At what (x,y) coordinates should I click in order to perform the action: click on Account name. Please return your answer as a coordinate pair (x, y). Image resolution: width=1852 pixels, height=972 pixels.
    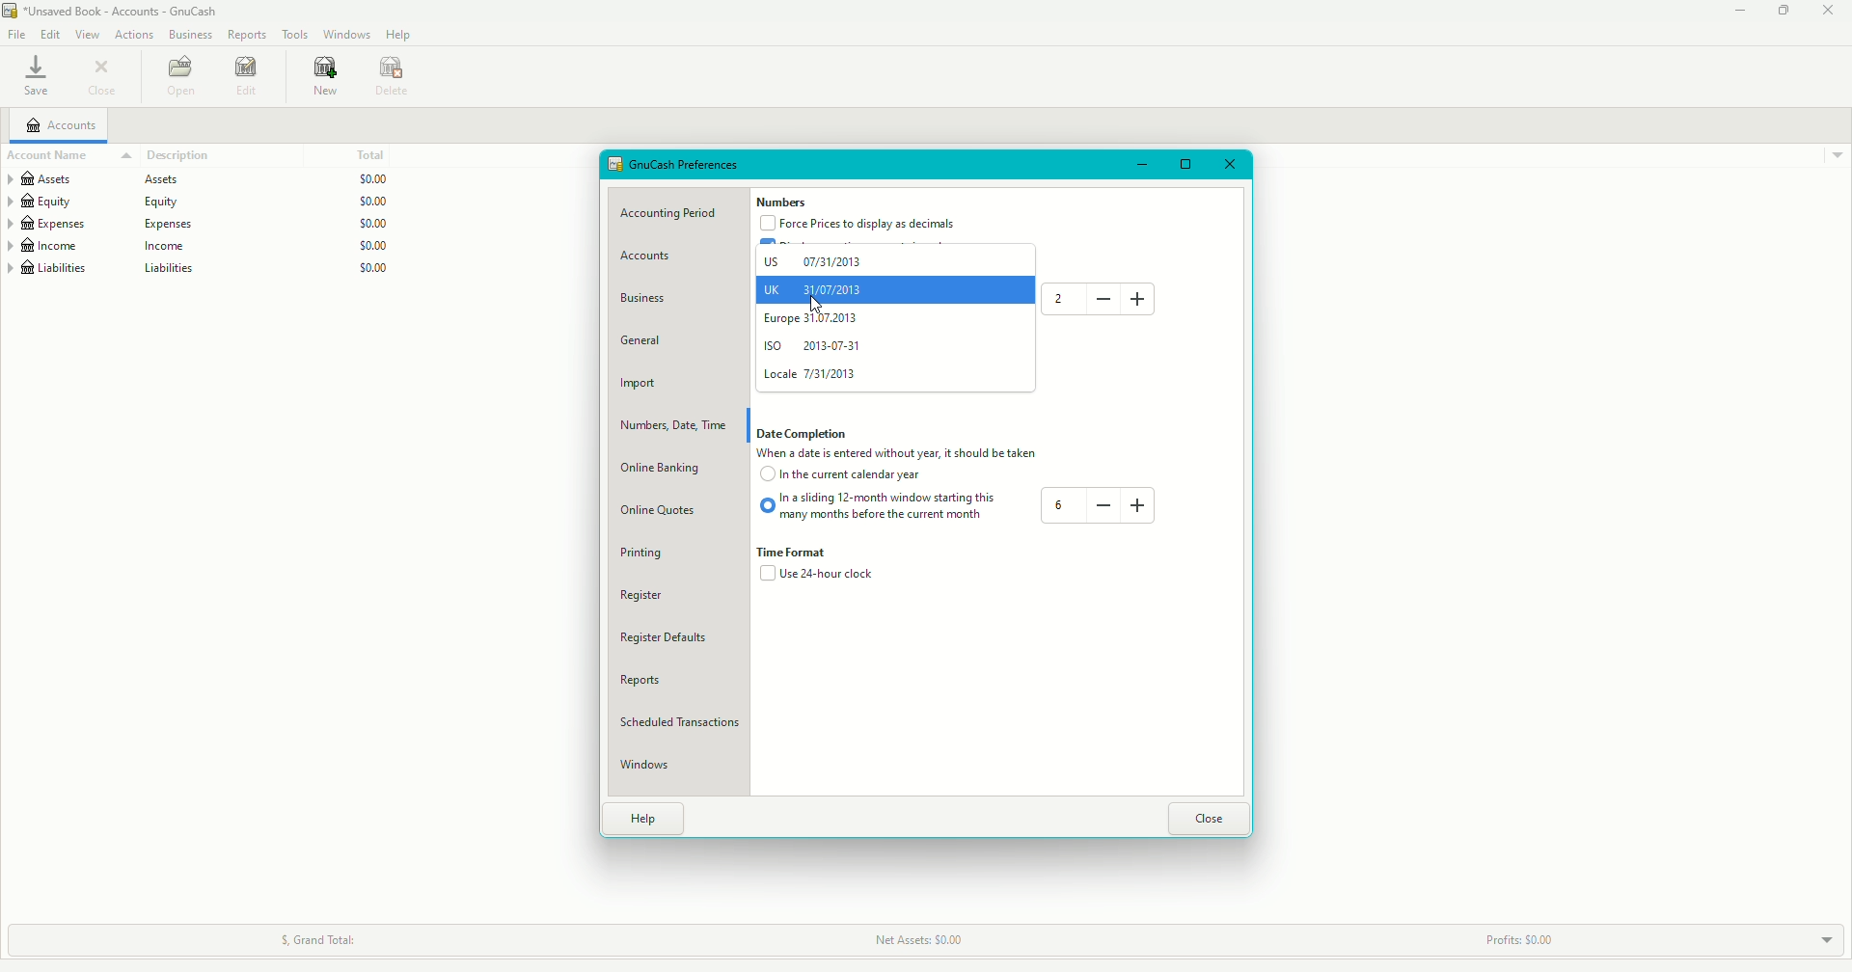
    Looking at the image, I should click on (51, 154).